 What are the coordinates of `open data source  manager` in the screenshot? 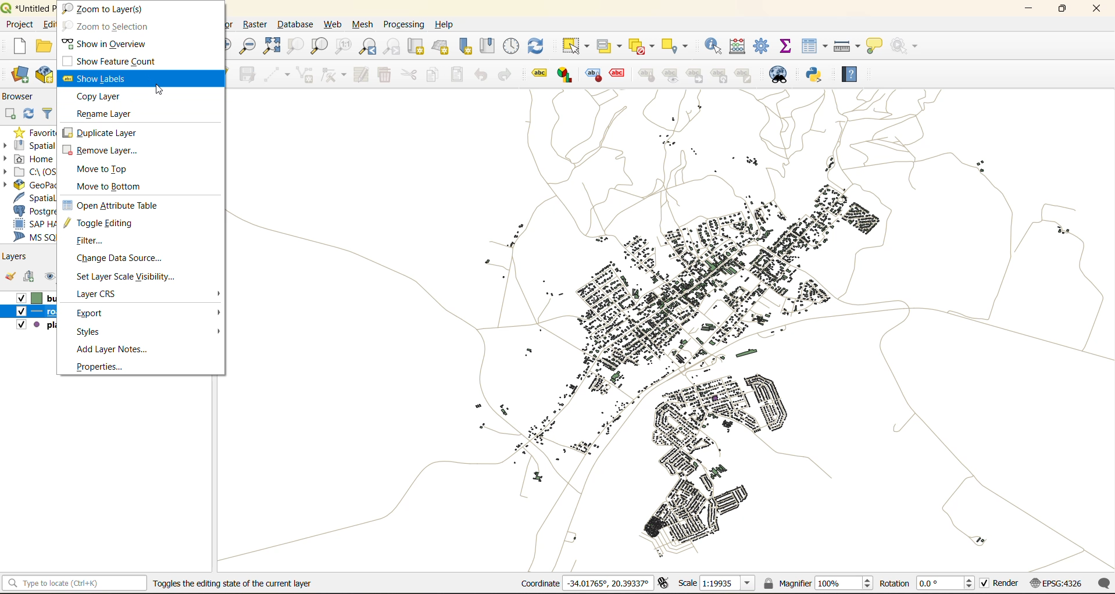 It's located at (16, 74).